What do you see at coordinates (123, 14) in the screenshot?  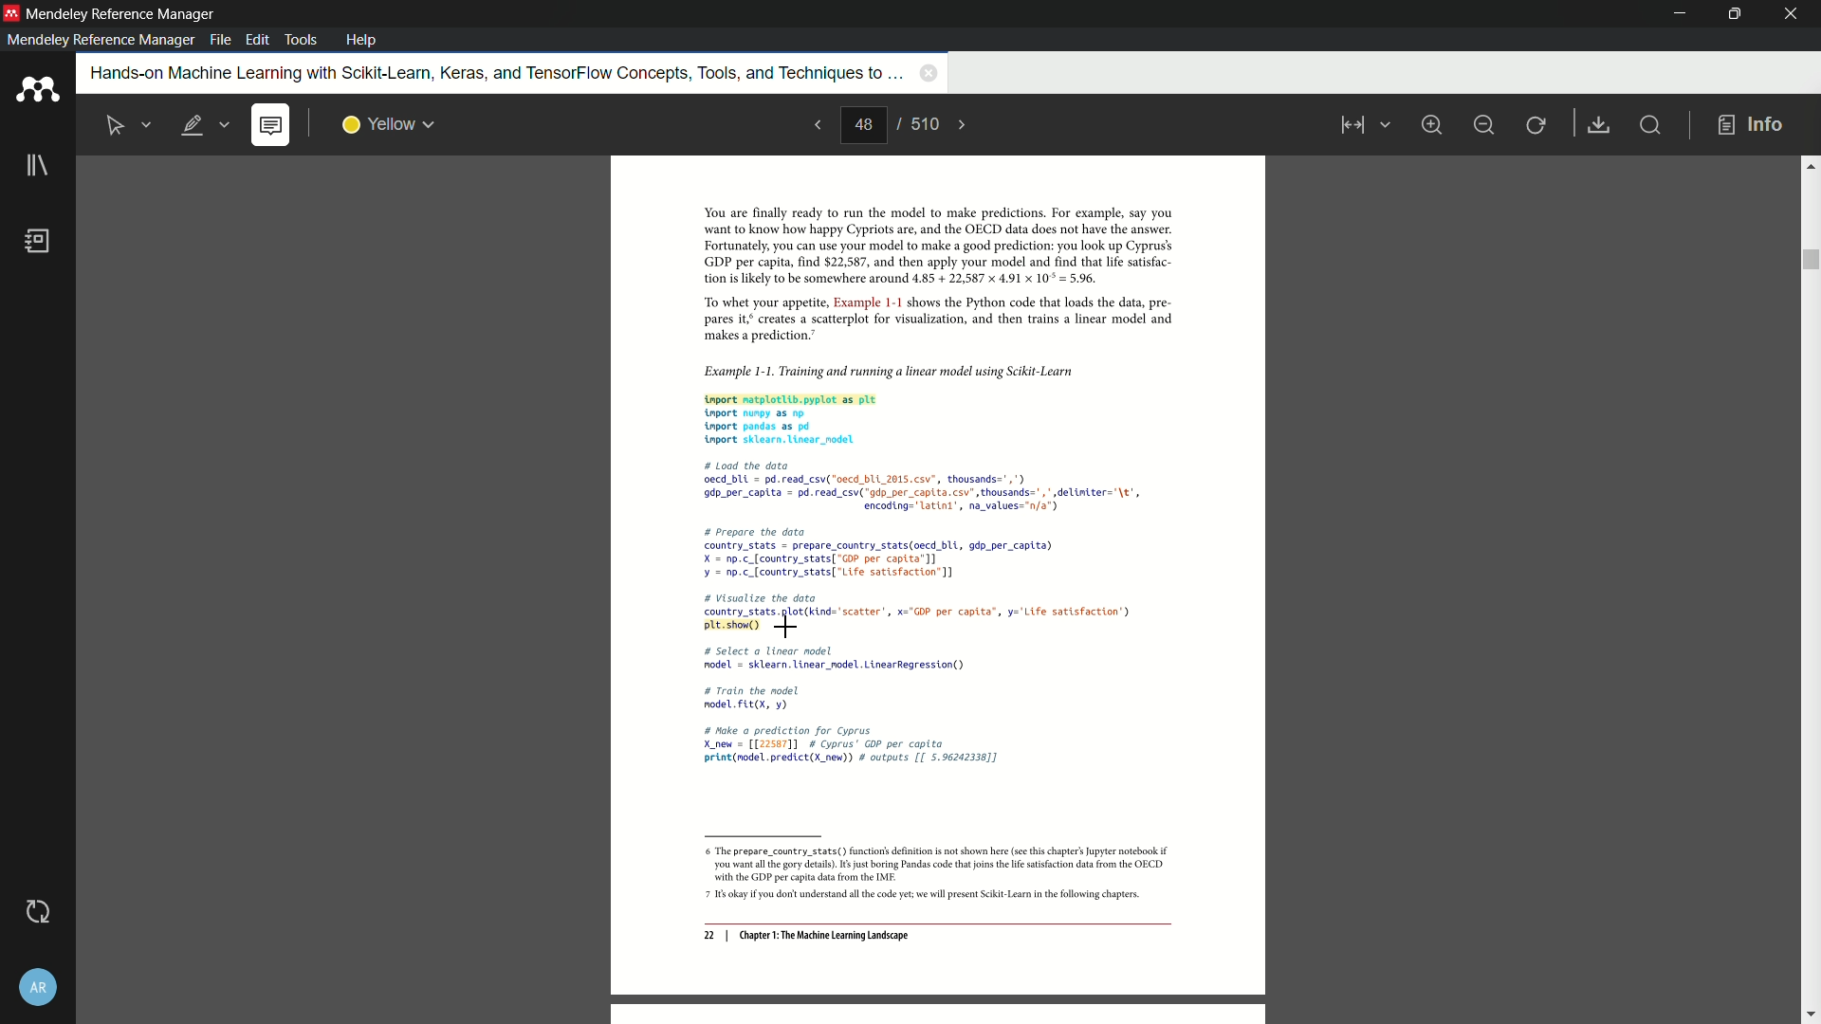 I see `app name` at bounding box center [123, 14].